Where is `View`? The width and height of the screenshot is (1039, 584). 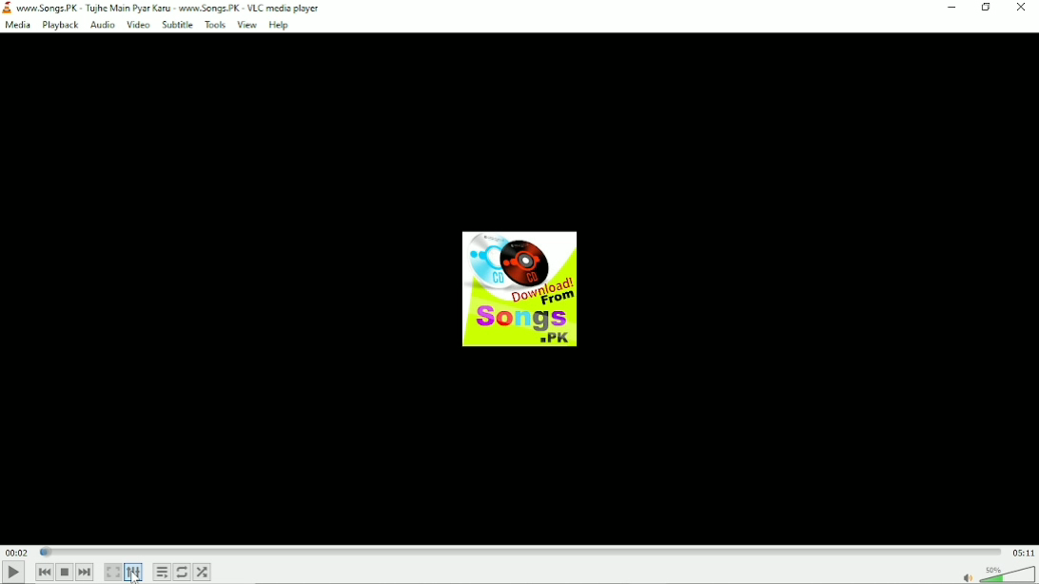
View is located at coordinates (247, 26).